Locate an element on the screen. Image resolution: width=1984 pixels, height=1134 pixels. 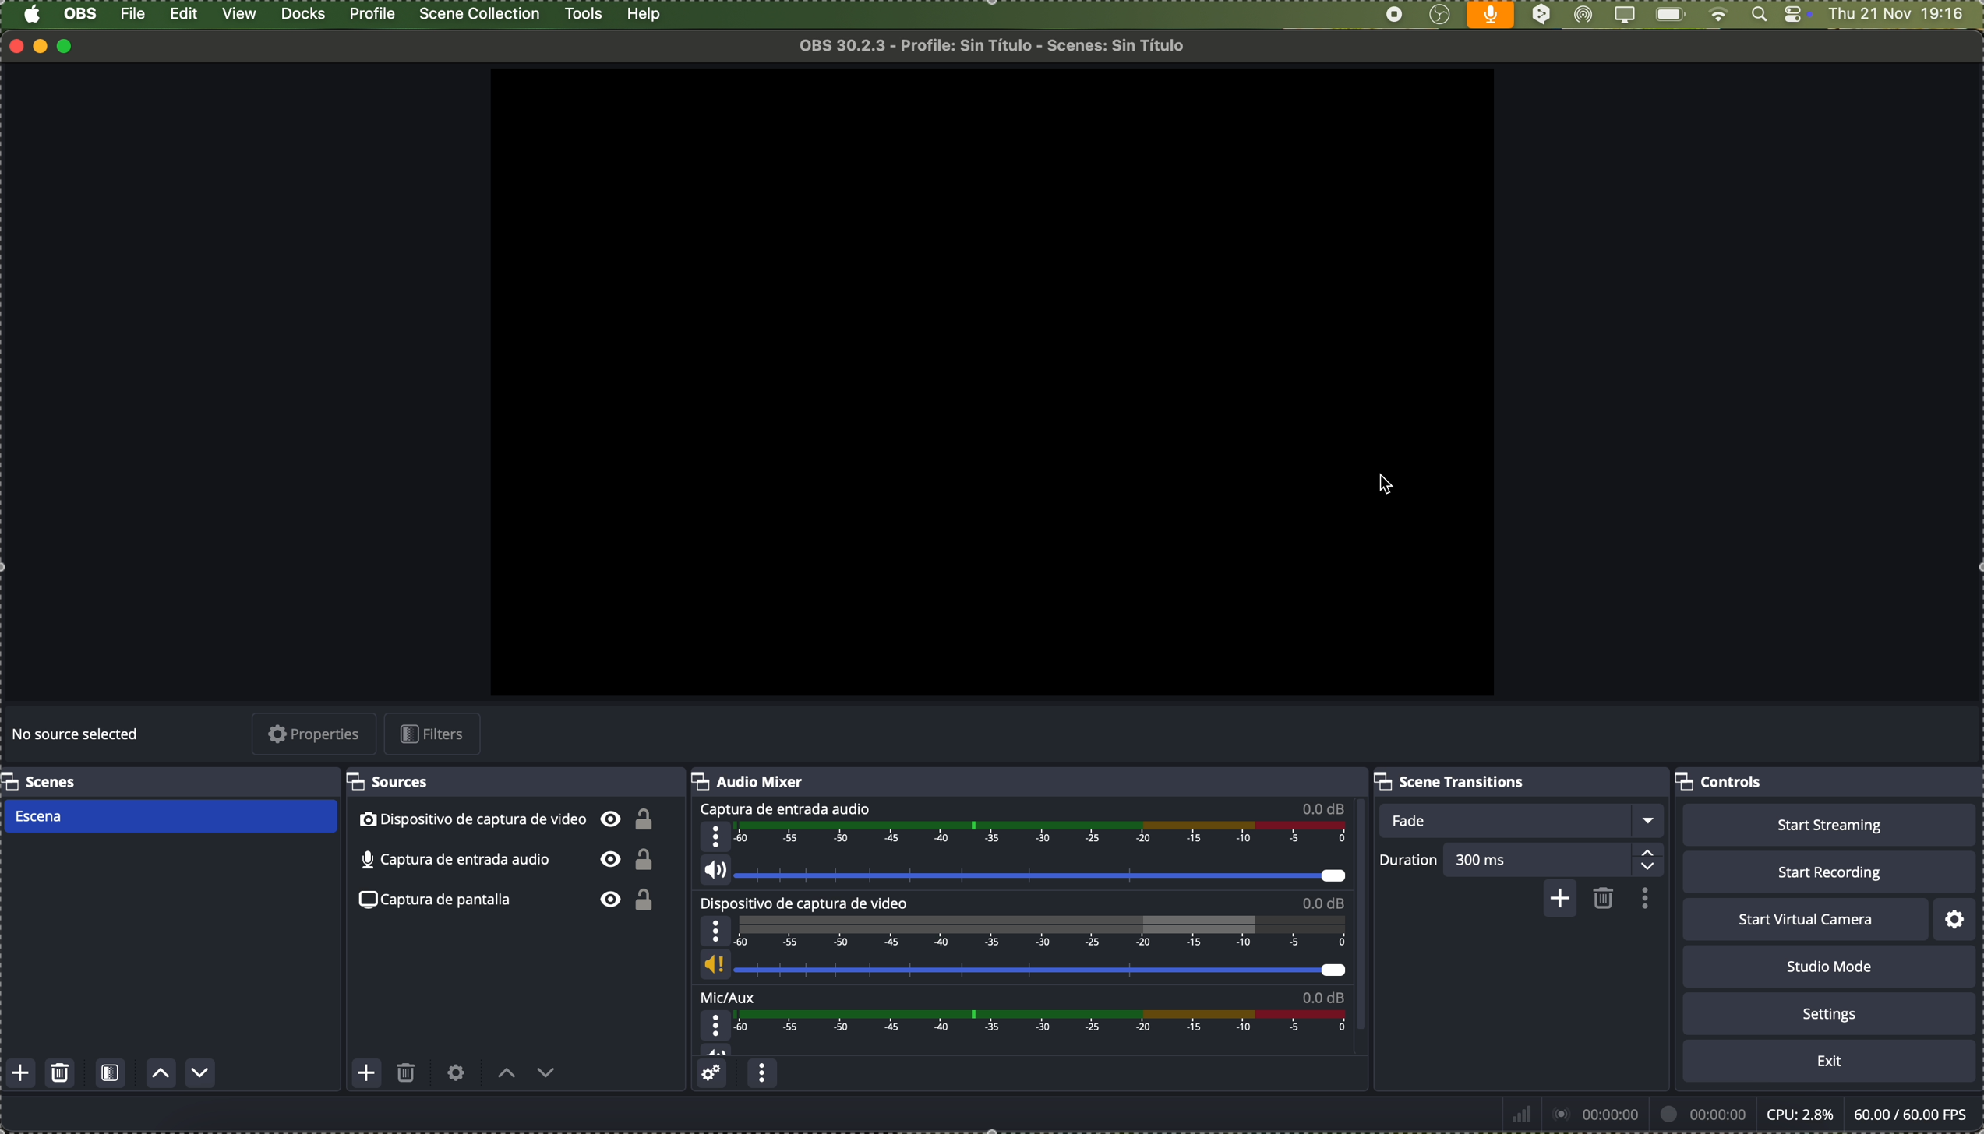
audio mixer is located at coordinates (749, 780).